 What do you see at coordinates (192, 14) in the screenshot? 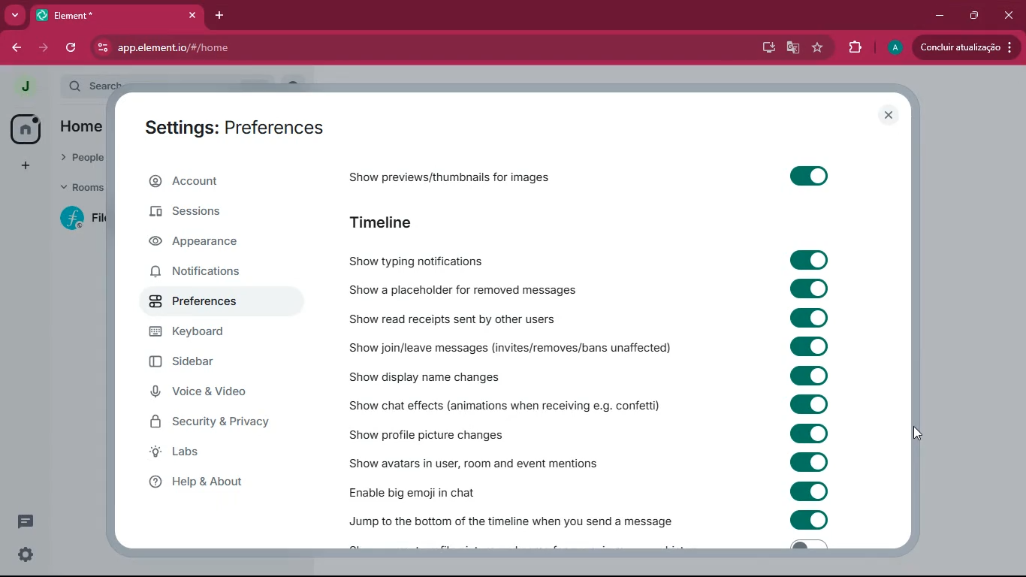
I see `close` at bounding box center [192, 14].